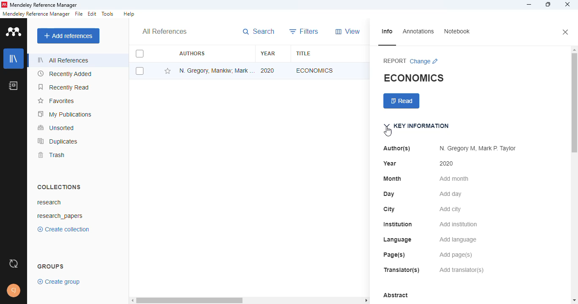 The height and width of the screenshot is (304, 578). I want to click on tools, so click(108, 14).